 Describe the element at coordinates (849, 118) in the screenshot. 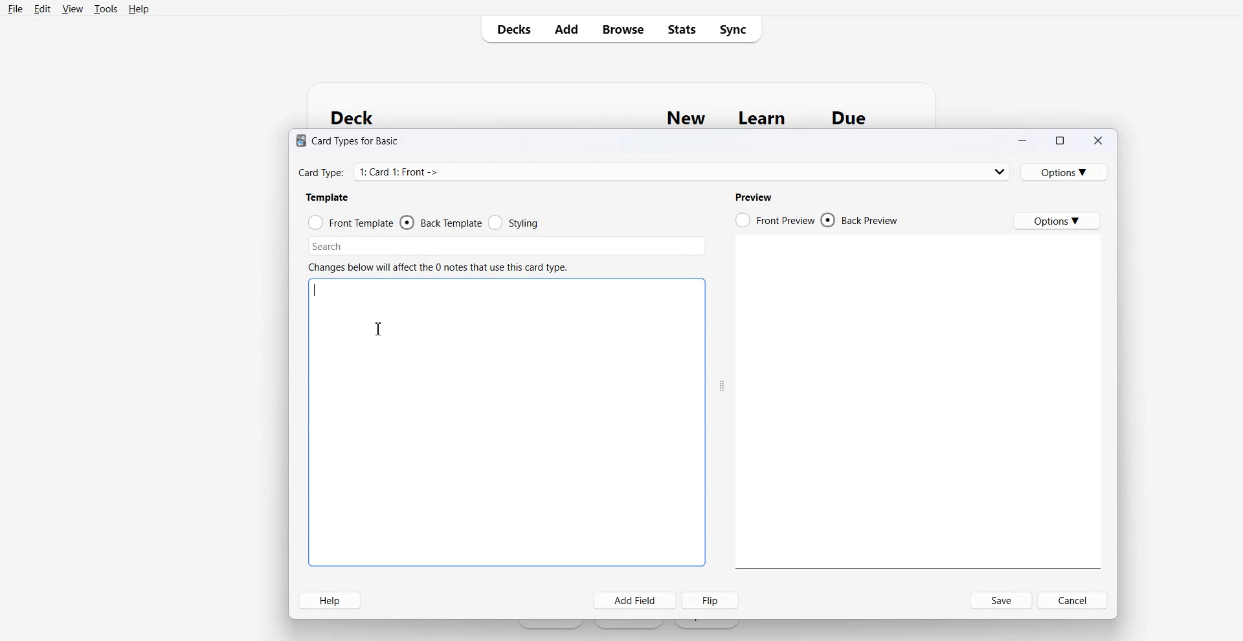

I see `Due` at that location.